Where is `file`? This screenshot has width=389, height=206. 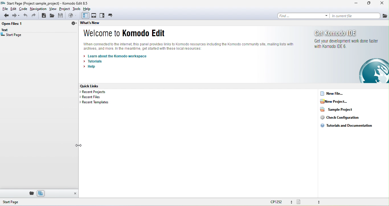
file is located at coordinates (5, 9).